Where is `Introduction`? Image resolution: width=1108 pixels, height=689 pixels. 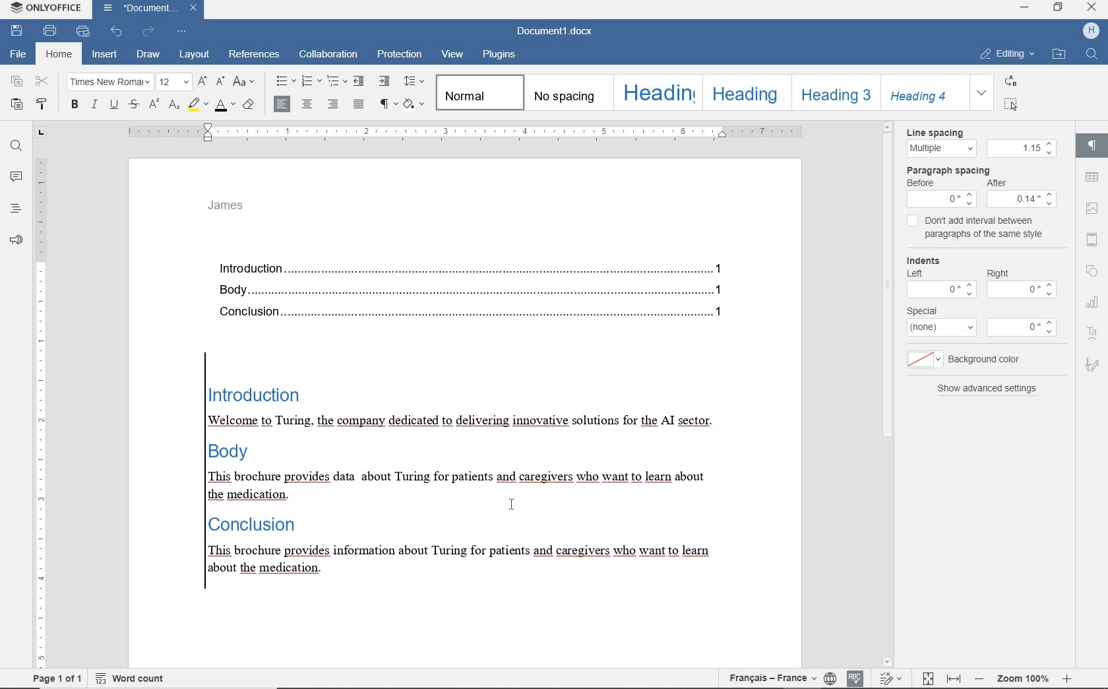
Introduction is located at coordinates (284, 395).